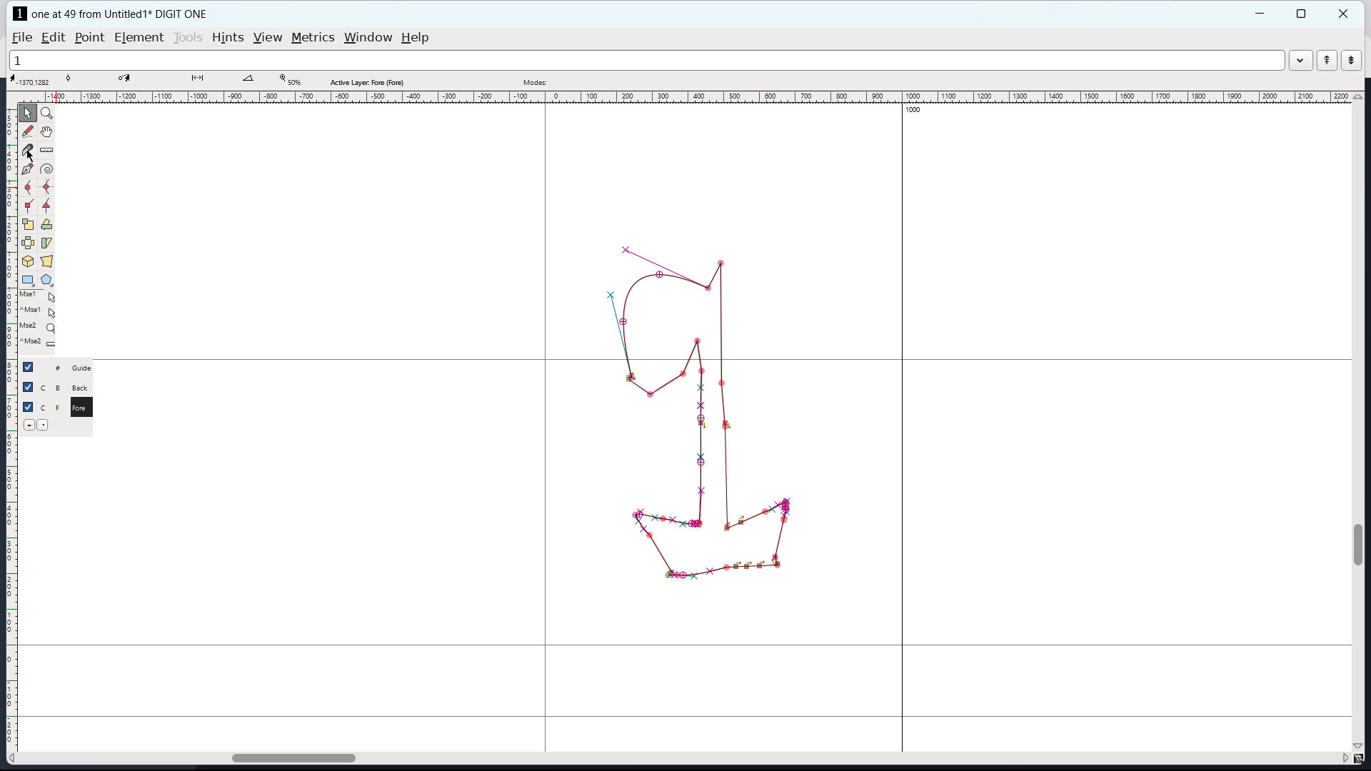 Image resolution: width=1371 pixels, height=771 pixels. Describe the element at coordinates (1360, 544) in the screenshot. I see `vertical scrollbar` at that location.